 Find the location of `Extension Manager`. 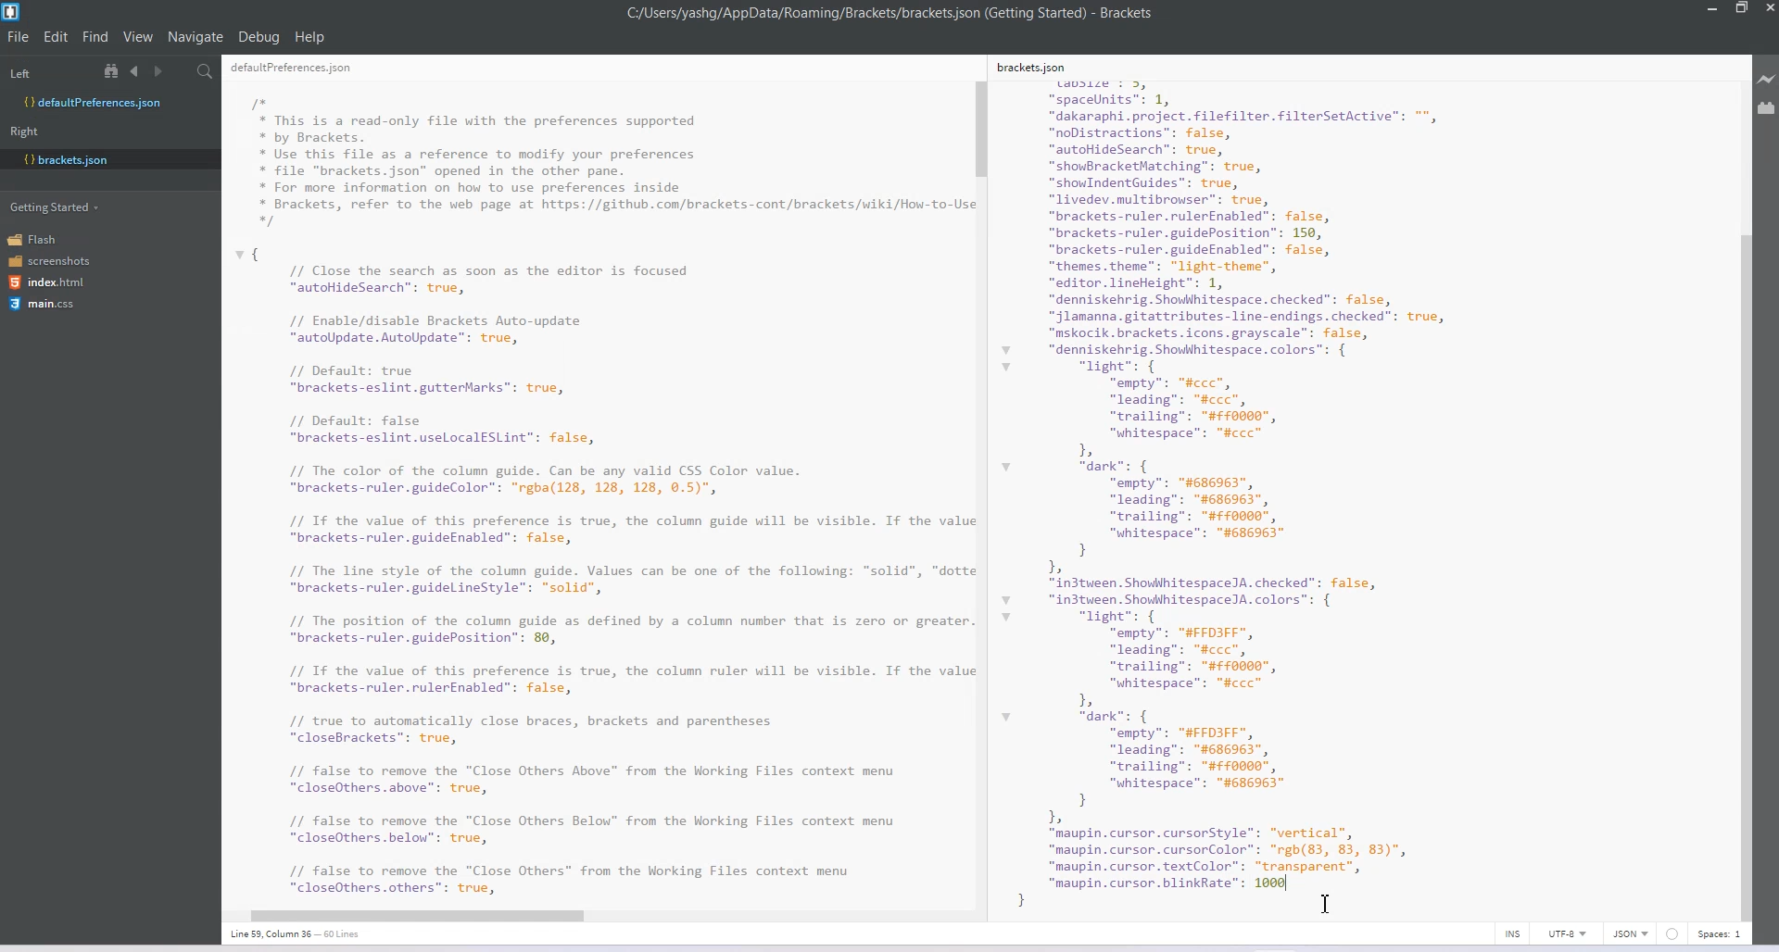

Extension Manager is located at coordinates (1767, 111).